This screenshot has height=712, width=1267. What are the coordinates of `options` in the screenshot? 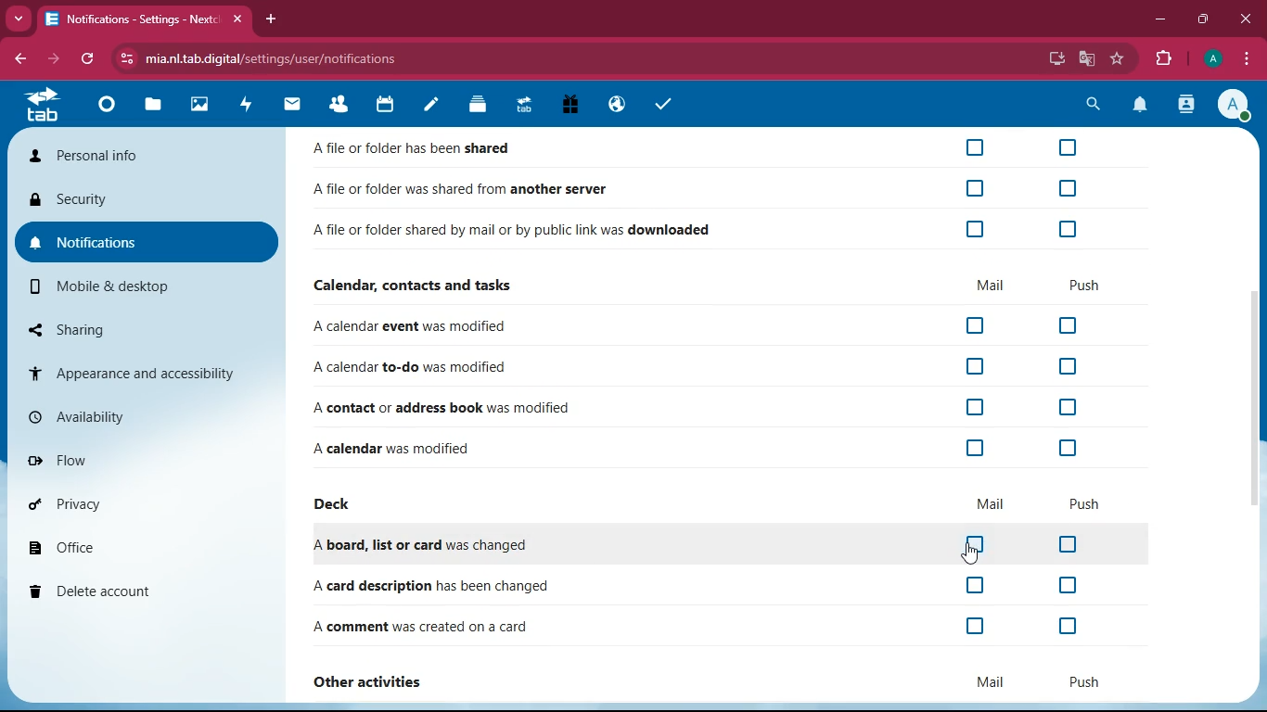 It's located at (1248, 60).